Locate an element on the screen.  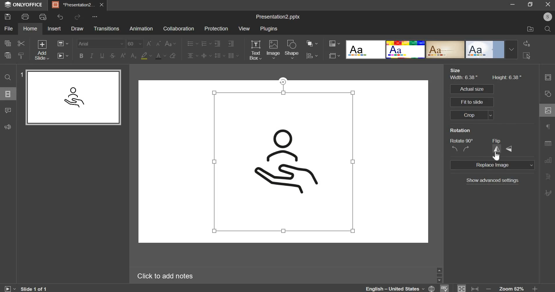
replace is located at coordinates (527, 44).